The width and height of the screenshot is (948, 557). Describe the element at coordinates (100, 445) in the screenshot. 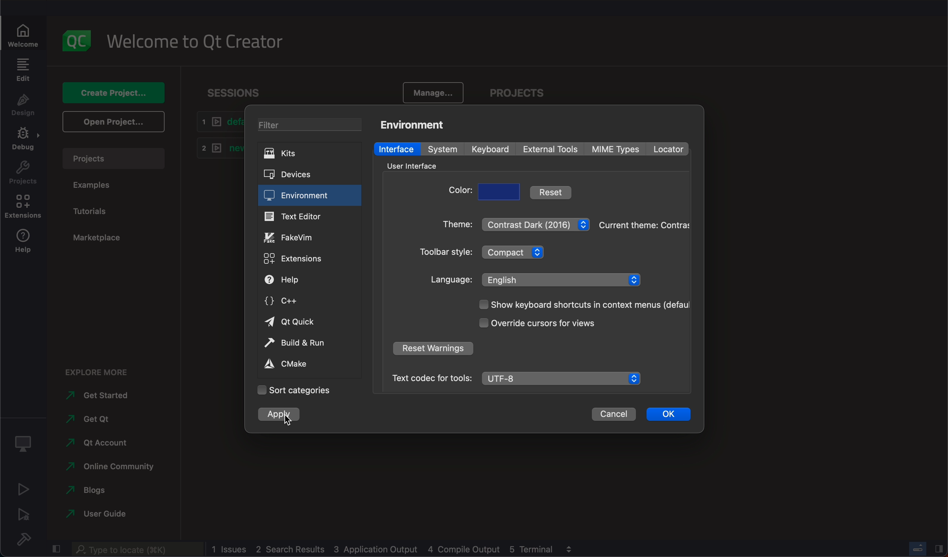

I see `qt account` at that location.